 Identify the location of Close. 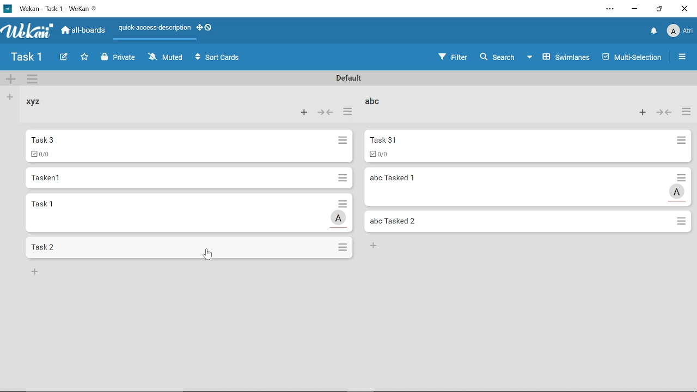
(684, 9).